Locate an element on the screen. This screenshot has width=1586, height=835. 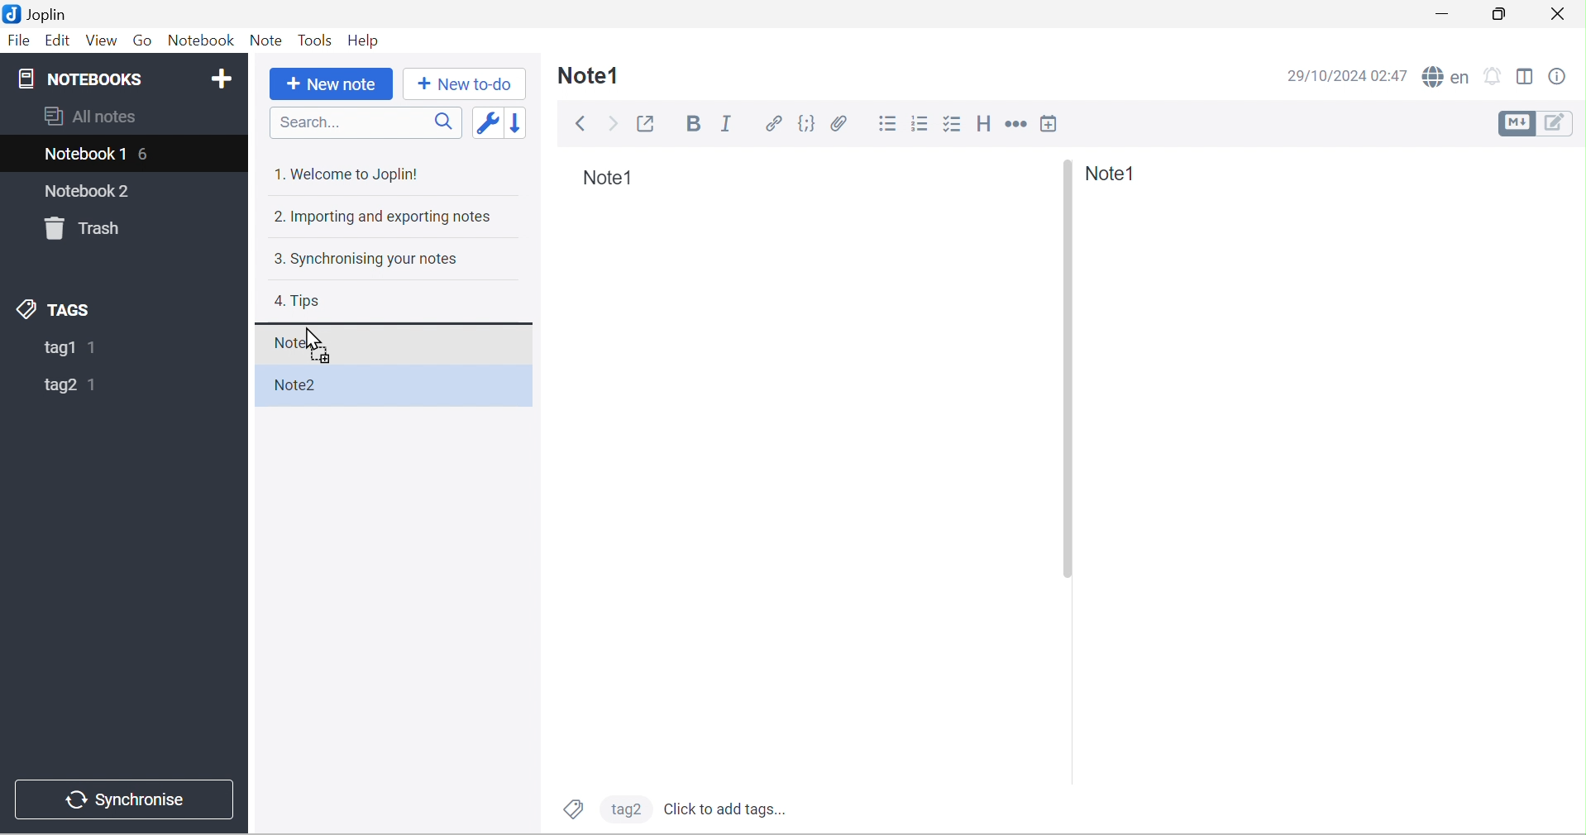
Checkbox is located at coordinates (952, 126).